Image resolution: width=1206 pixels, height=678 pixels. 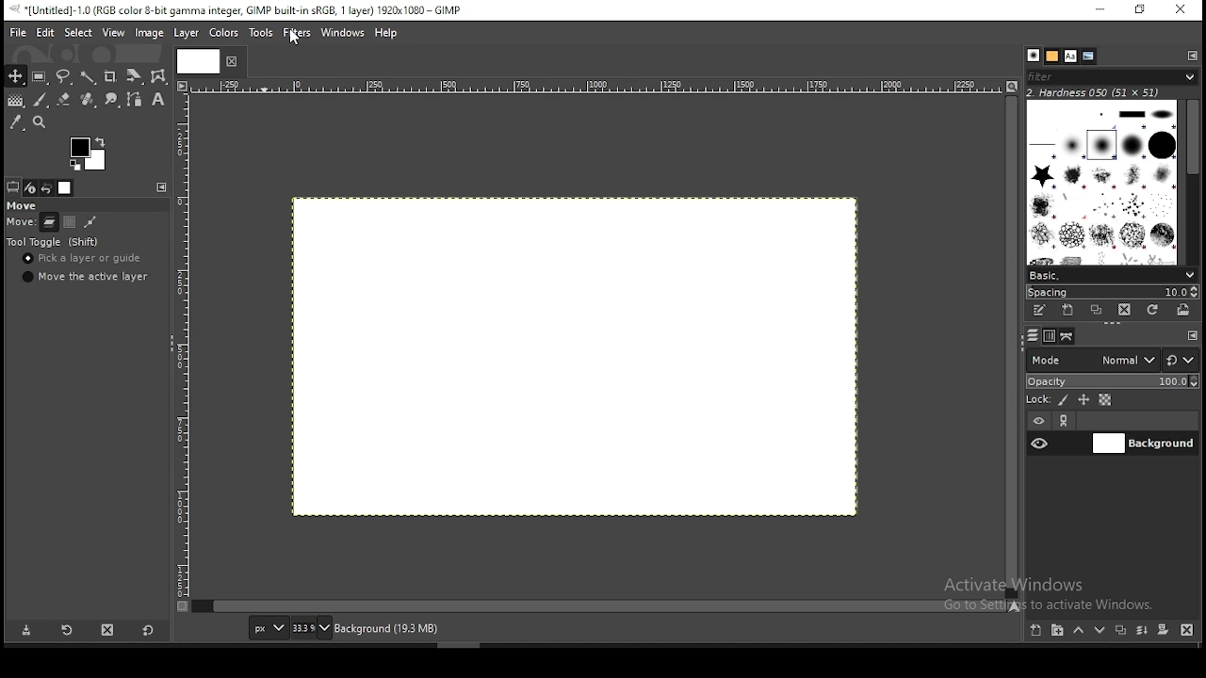 What do you see at coordinates (163, 187) in the screenshot?
I see `cinfigure this tab` at bounding box center [163, 187].